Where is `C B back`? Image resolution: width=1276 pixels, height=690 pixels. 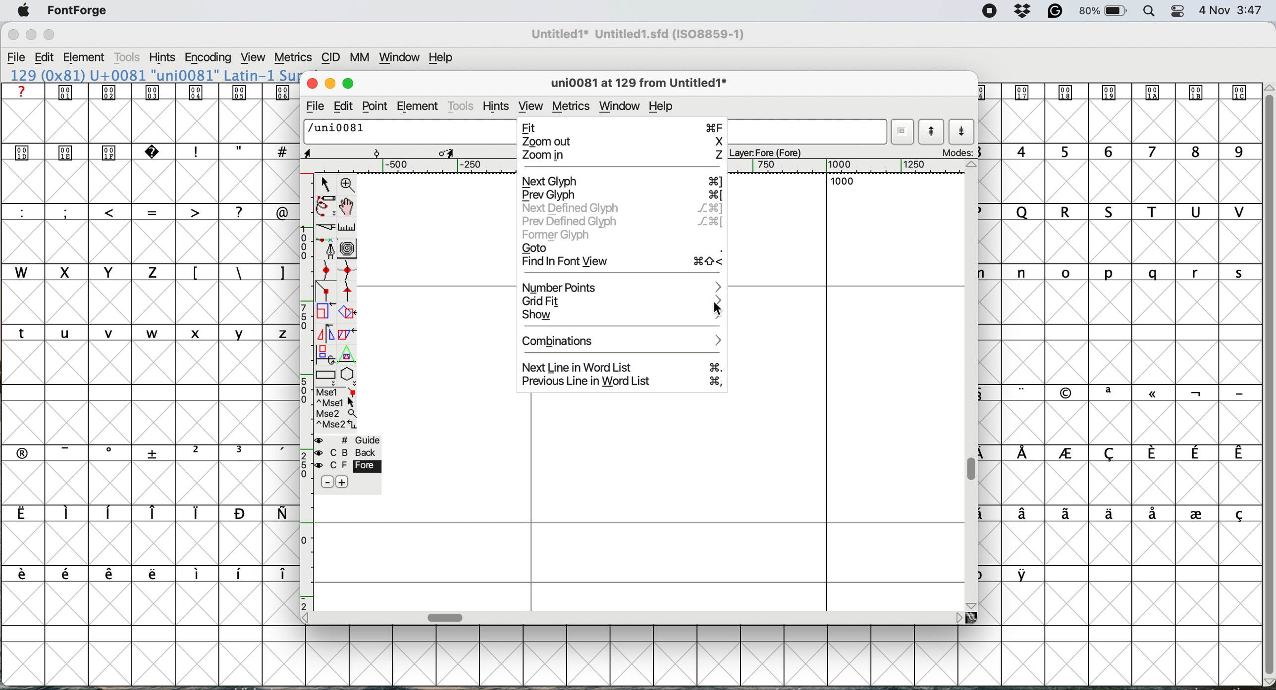
C B back is located at coordinates (351, 452).